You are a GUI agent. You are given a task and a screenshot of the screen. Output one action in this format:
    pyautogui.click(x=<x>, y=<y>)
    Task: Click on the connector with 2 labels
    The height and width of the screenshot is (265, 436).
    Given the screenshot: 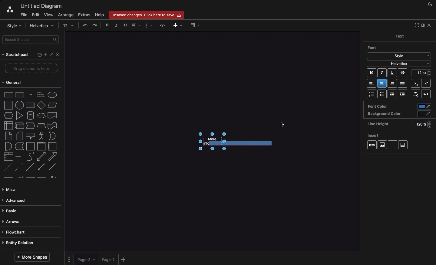 What is the action you would take?
    pyautogui.click(x=30, y=177)
    